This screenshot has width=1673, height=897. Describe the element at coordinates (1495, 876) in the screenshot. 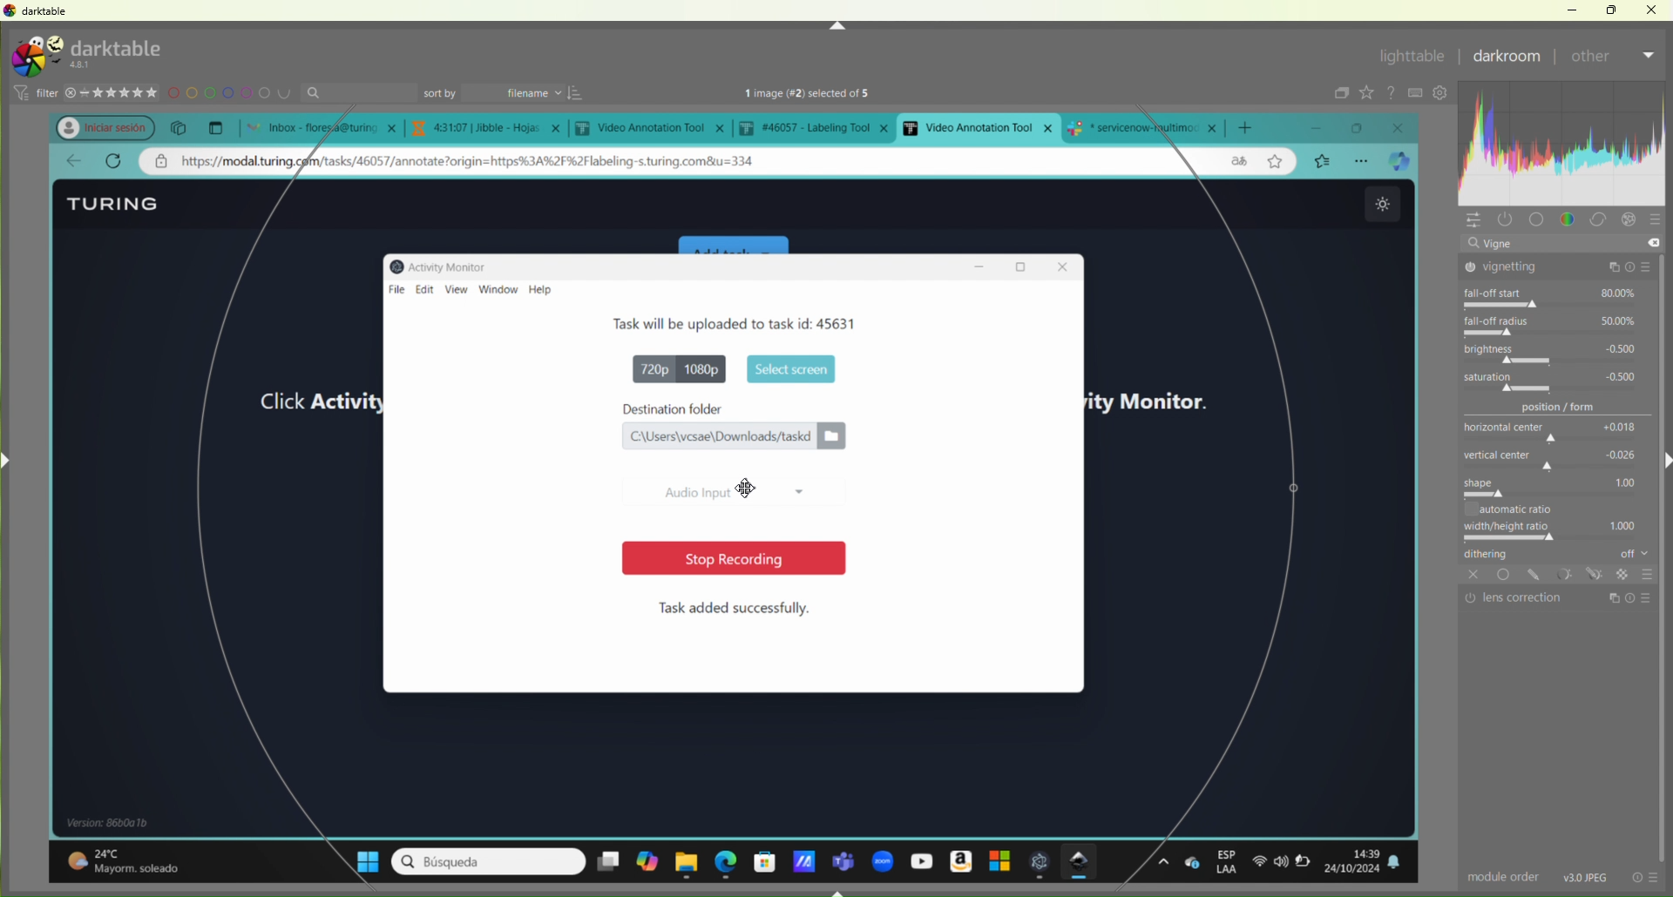

I see `module order` at that location.